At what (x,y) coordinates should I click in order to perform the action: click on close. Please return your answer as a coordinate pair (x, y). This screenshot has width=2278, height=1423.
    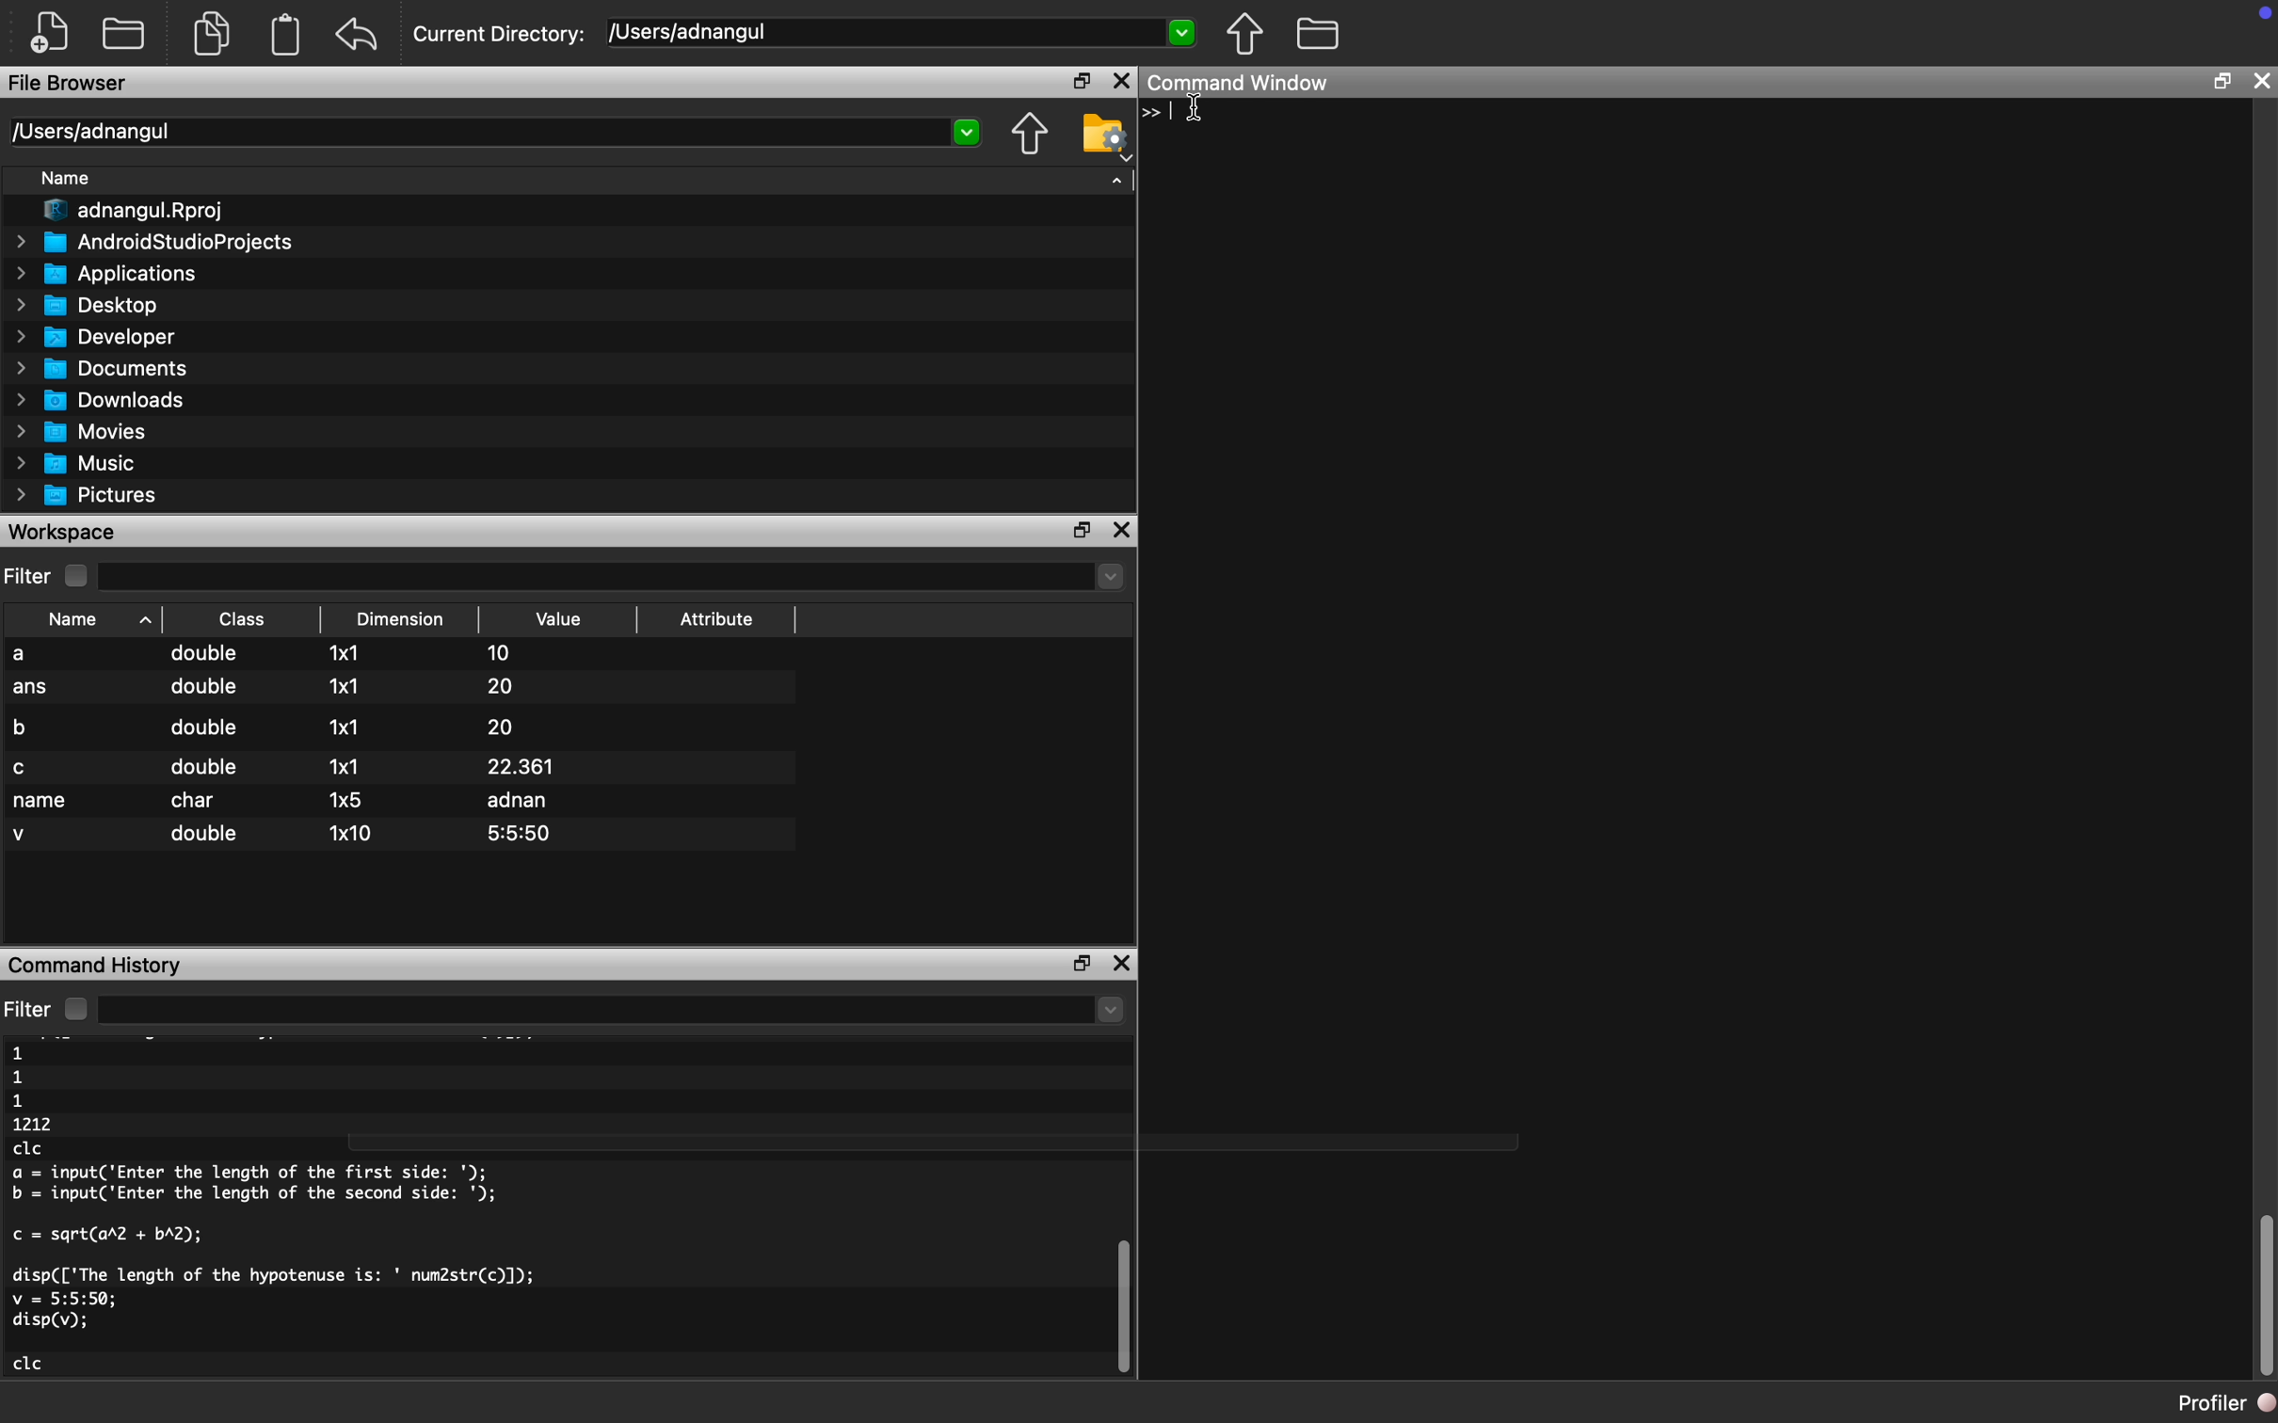
    Looking at the image, I should click on (1122, 531).